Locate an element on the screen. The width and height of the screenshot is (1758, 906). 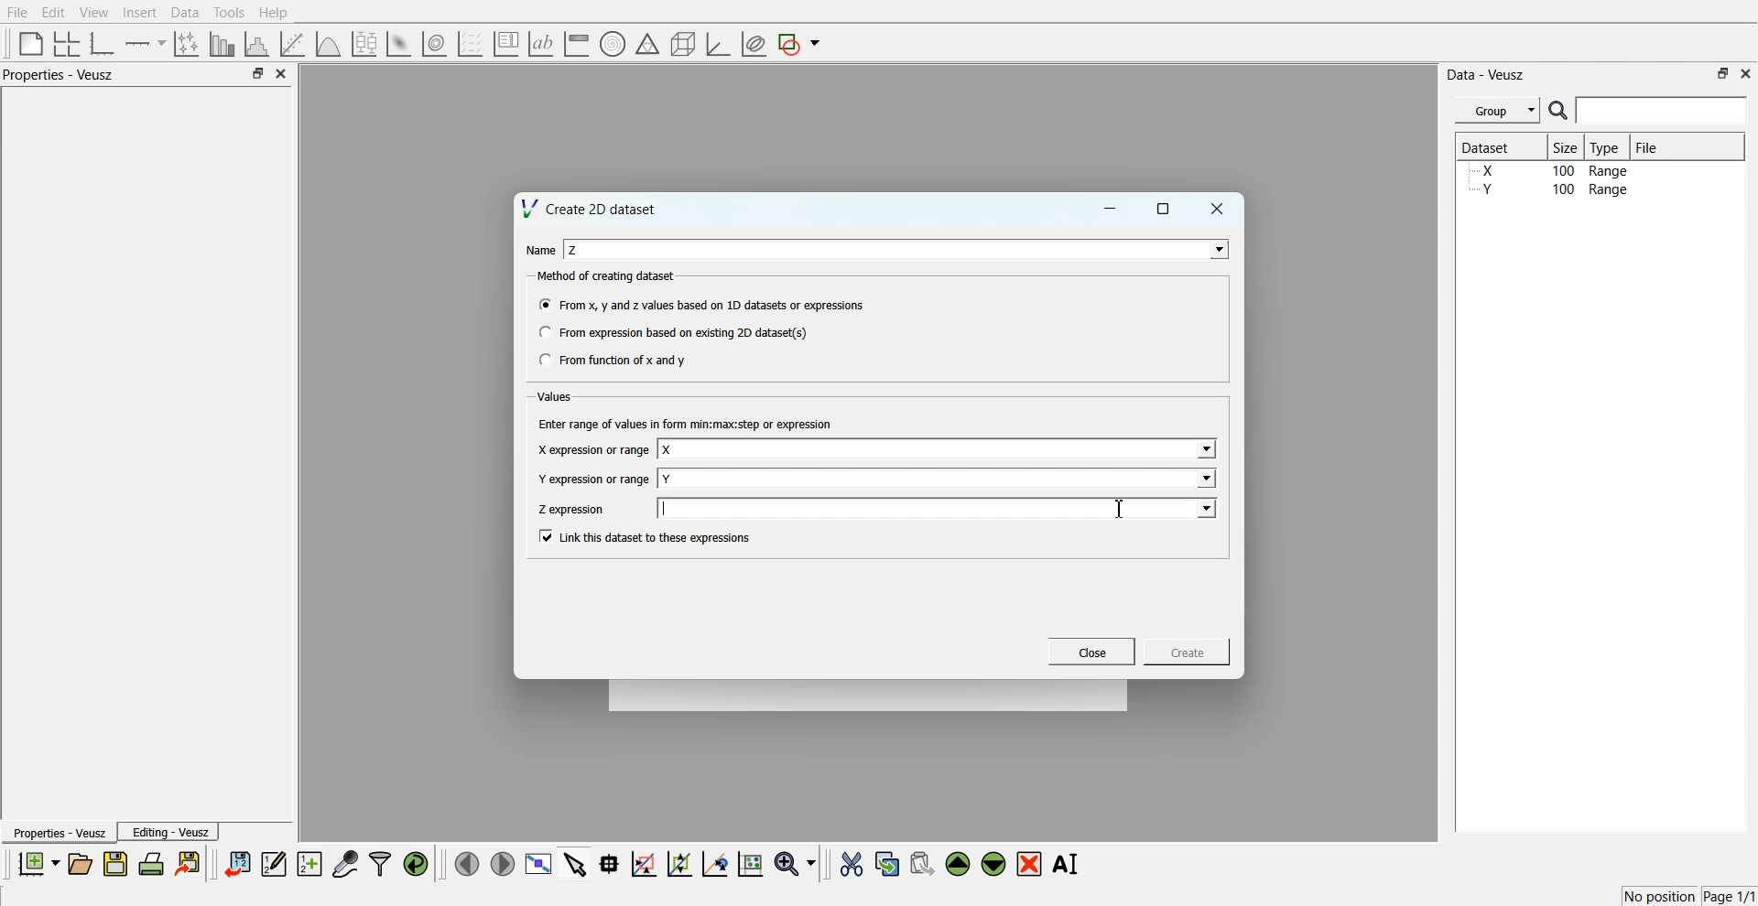
Ternary Graph is located at coordinates (647, 43).